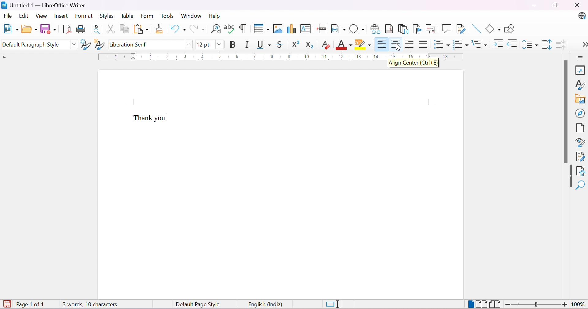 Image resolution: width=588 pixels, height=309 pixels. I want to click on Export as PDF, so click(66, 30).